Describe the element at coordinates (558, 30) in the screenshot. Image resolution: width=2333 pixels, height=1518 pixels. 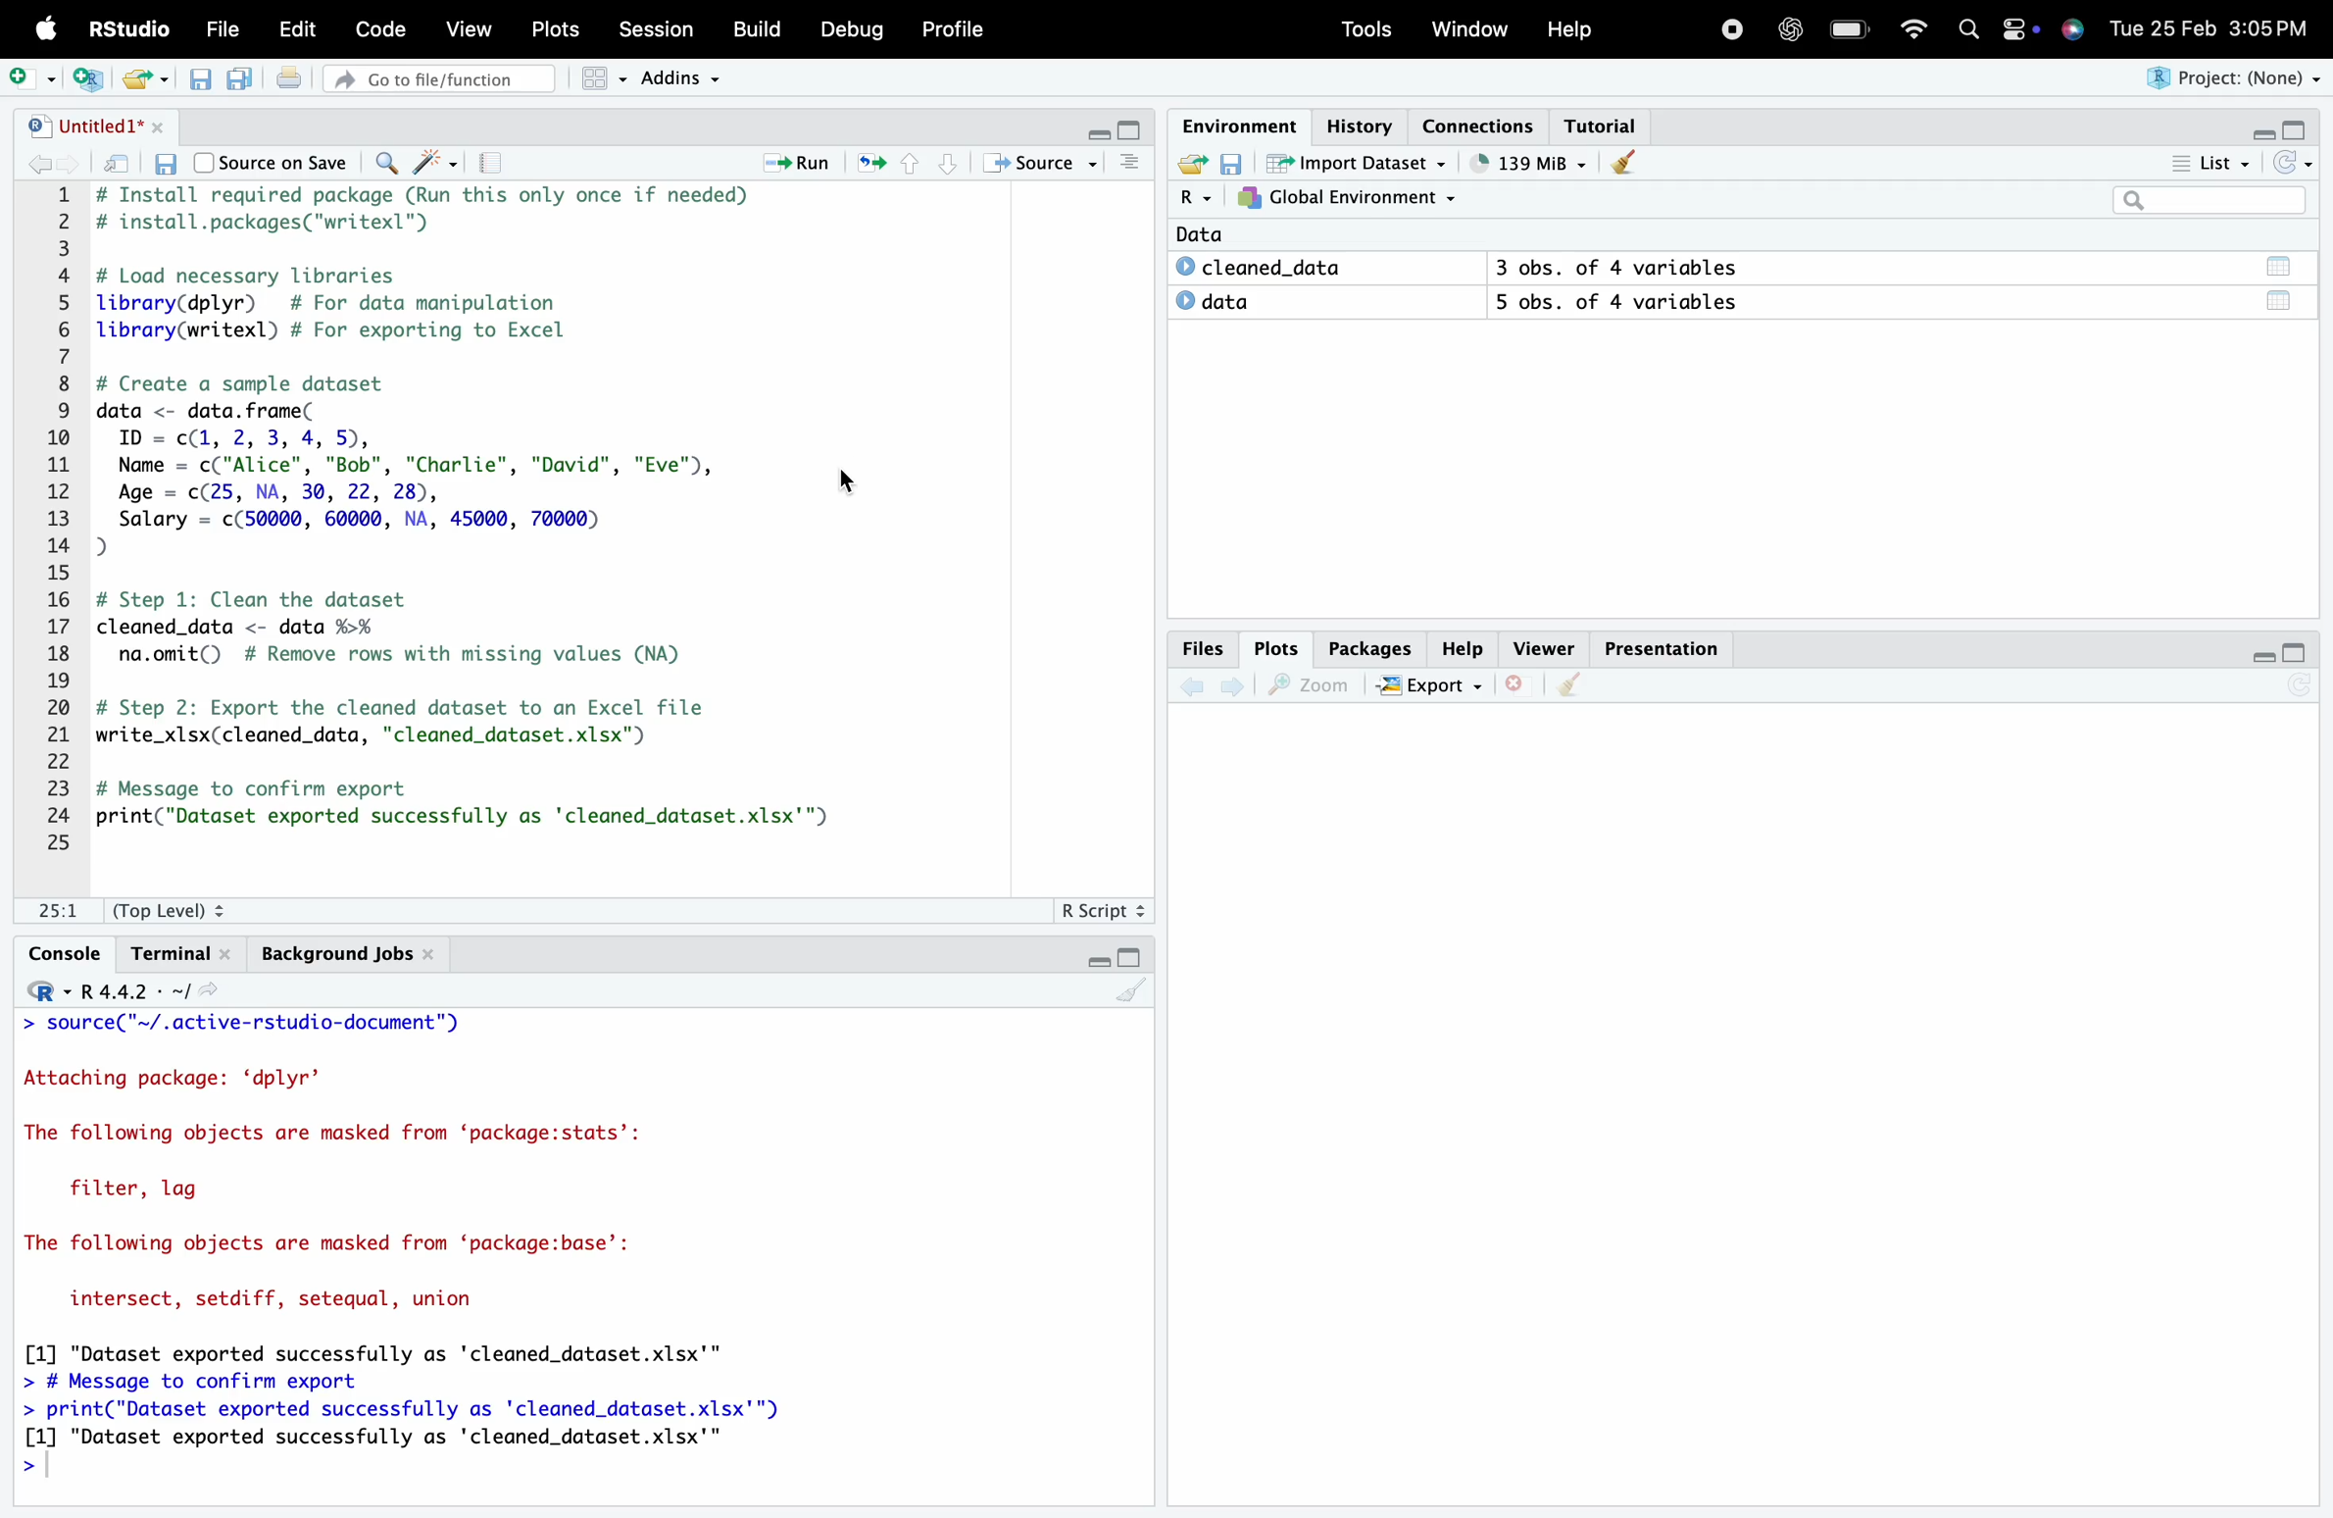
I see `Posts` at that location.